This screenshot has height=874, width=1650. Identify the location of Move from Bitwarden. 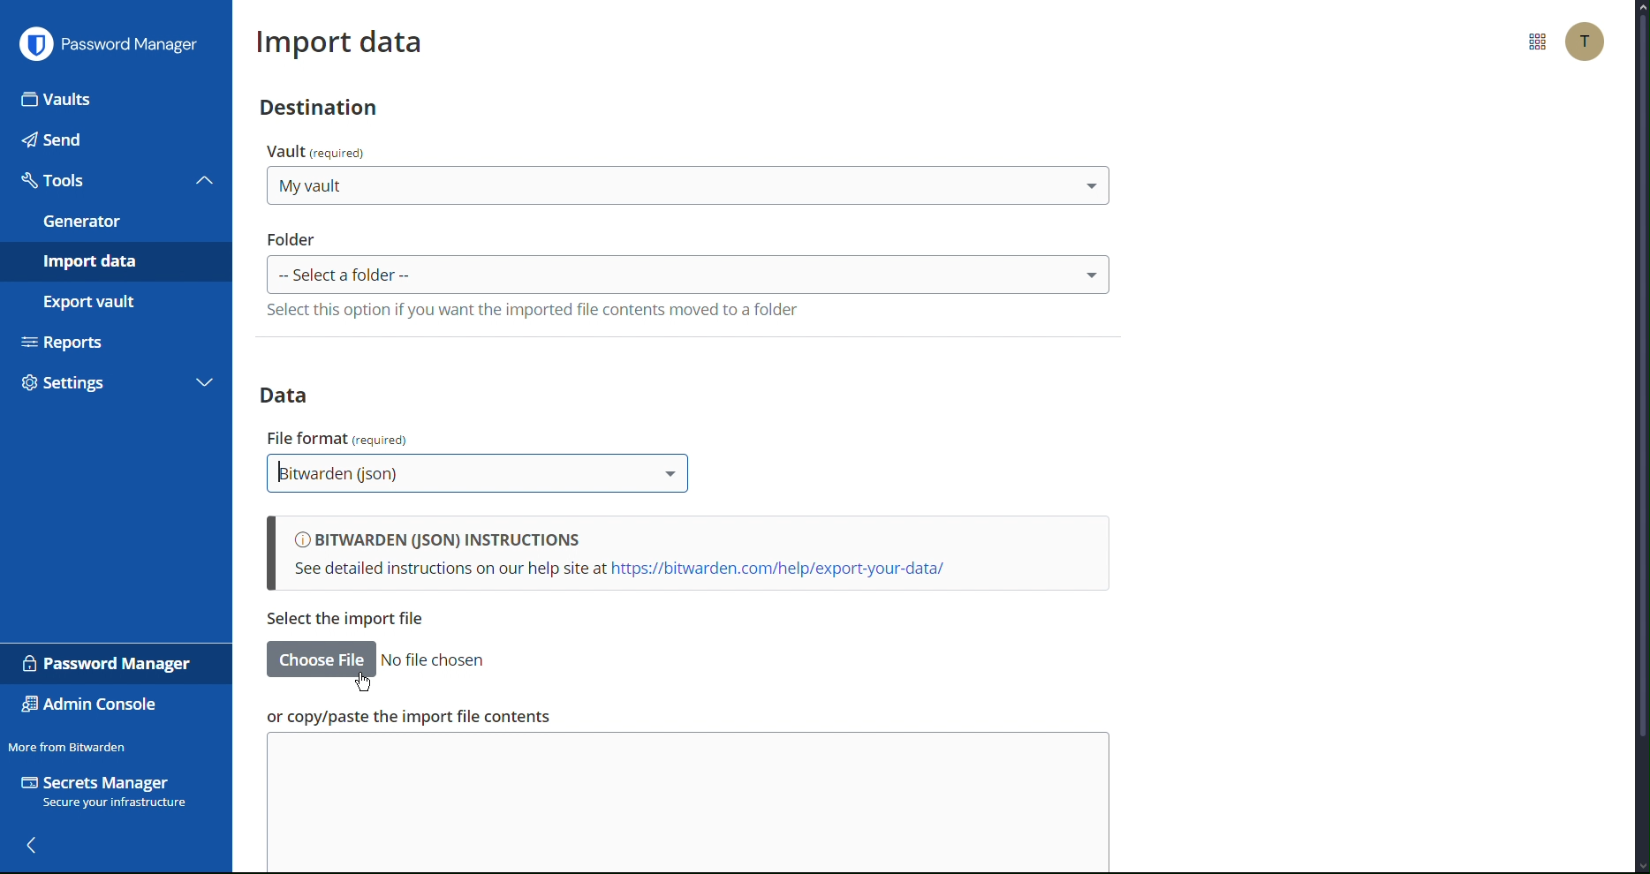
(67, 746).